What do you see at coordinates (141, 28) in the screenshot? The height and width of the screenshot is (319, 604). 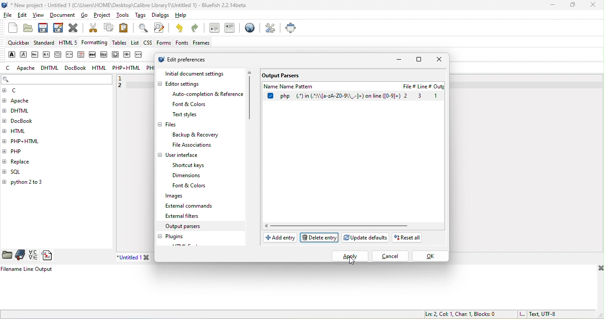 I see `find` at bounding box center [141, 28].